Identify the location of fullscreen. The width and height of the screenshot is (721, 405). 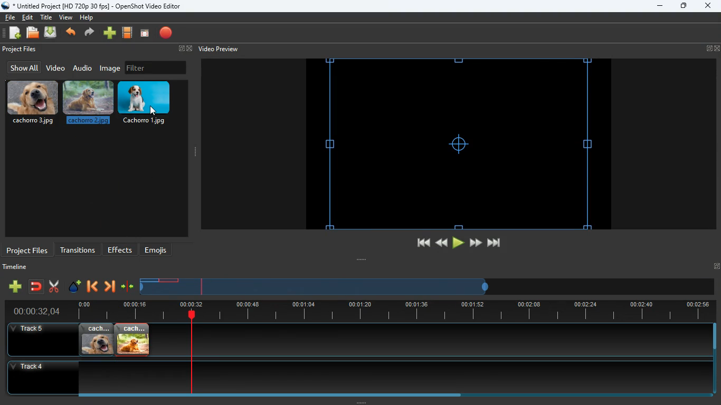
(713, 49).